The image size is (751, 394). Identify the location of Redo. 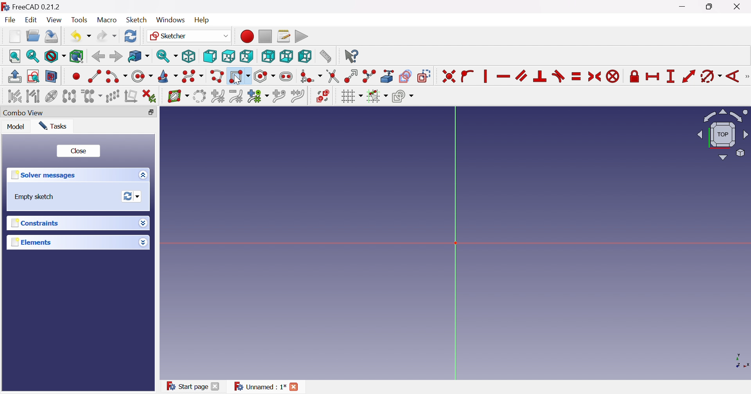
(107, 35).